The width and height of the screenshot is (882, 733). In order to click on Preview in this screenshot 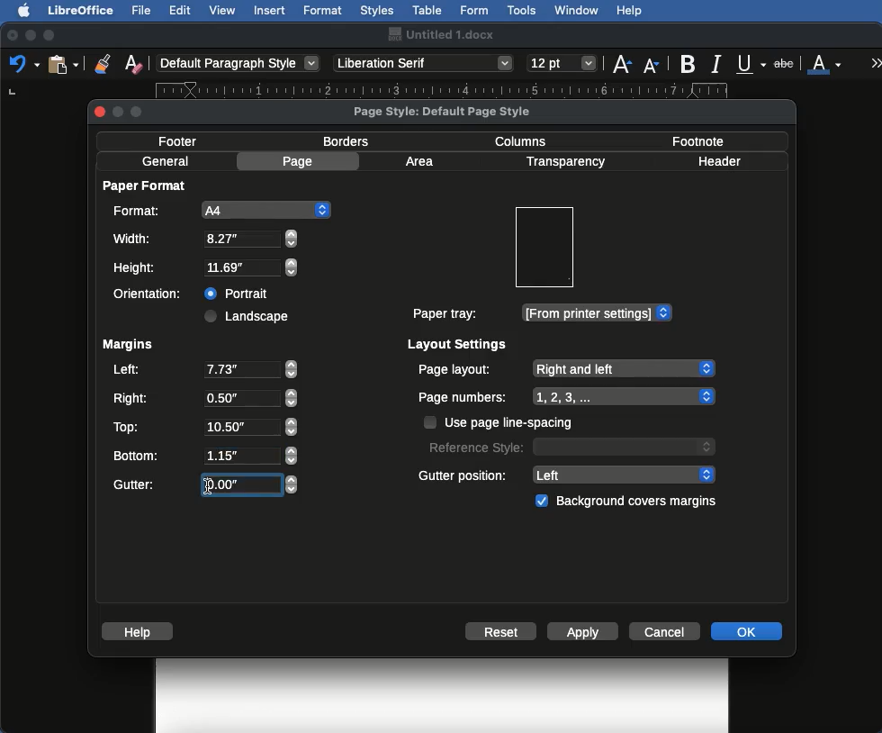, I will do `click(544, 248)`.